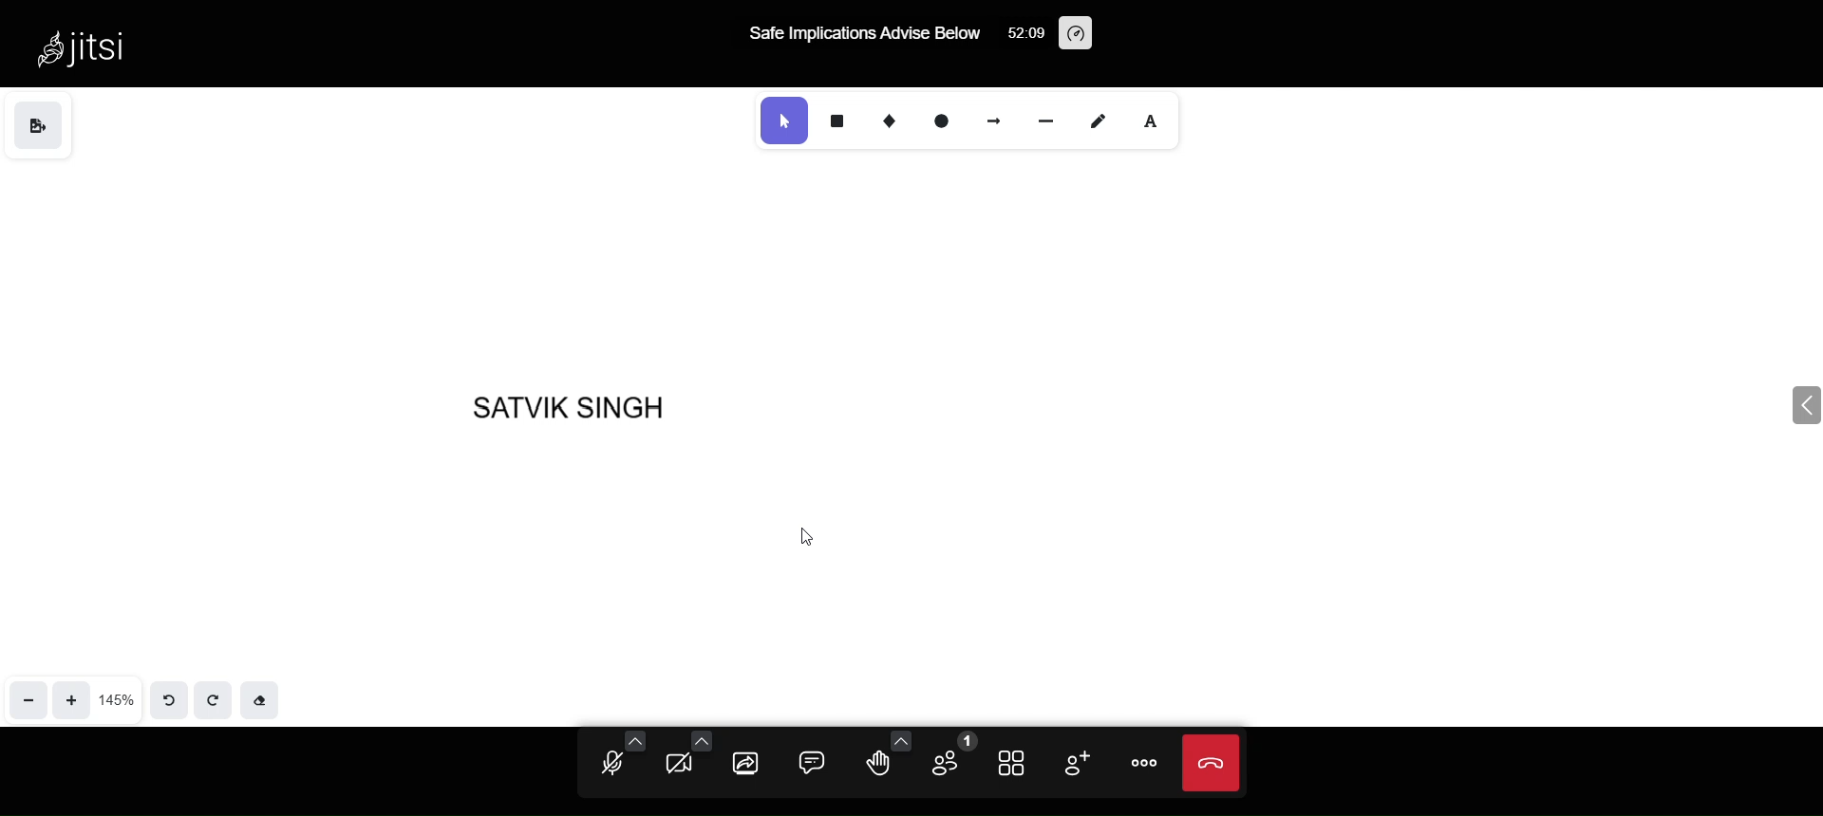 This screenshot has height=816, width=1823. What do you see at coordinates (989, 121) in the screenshot?
I see `arrow` at bounding box center [989, 121].